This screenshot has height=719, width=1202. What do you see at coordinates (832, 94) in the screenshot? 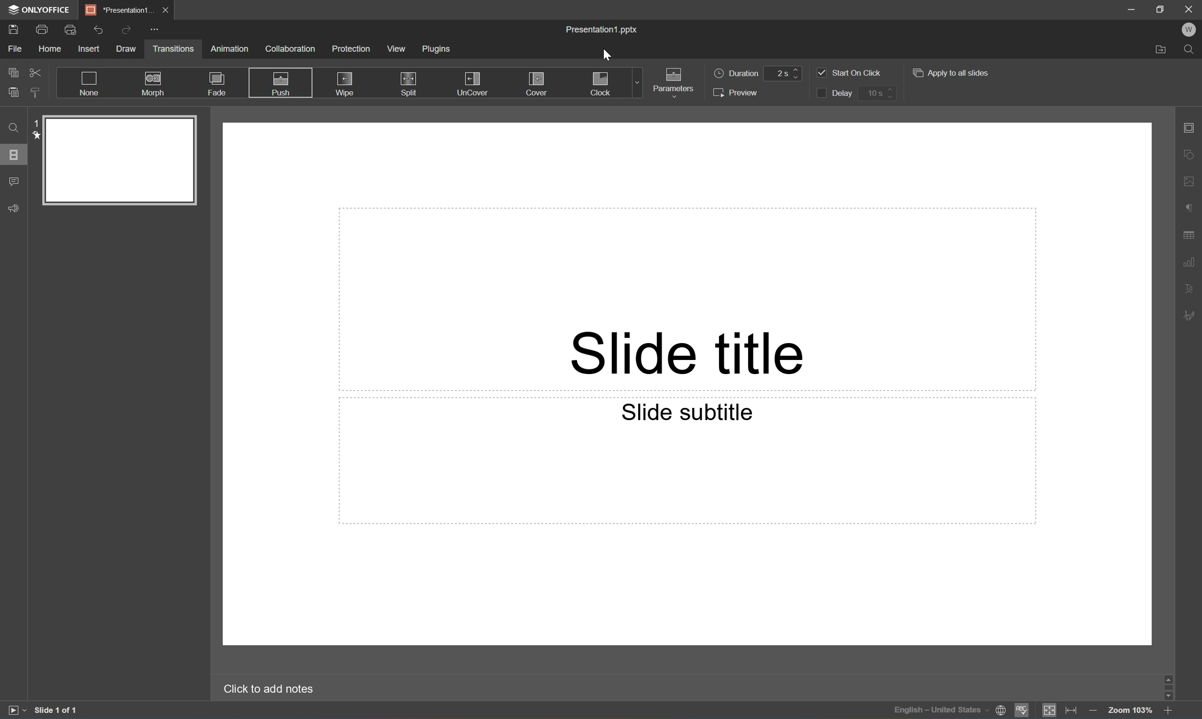
I see `Delay` at bounding box center [832, 94].